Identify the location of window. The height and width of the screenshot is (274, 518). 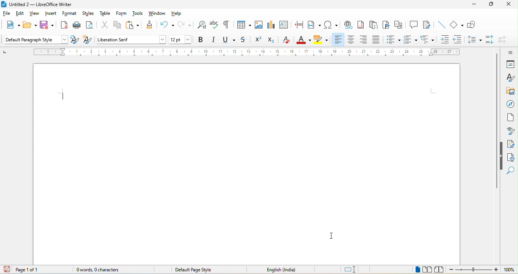
(158, 14).